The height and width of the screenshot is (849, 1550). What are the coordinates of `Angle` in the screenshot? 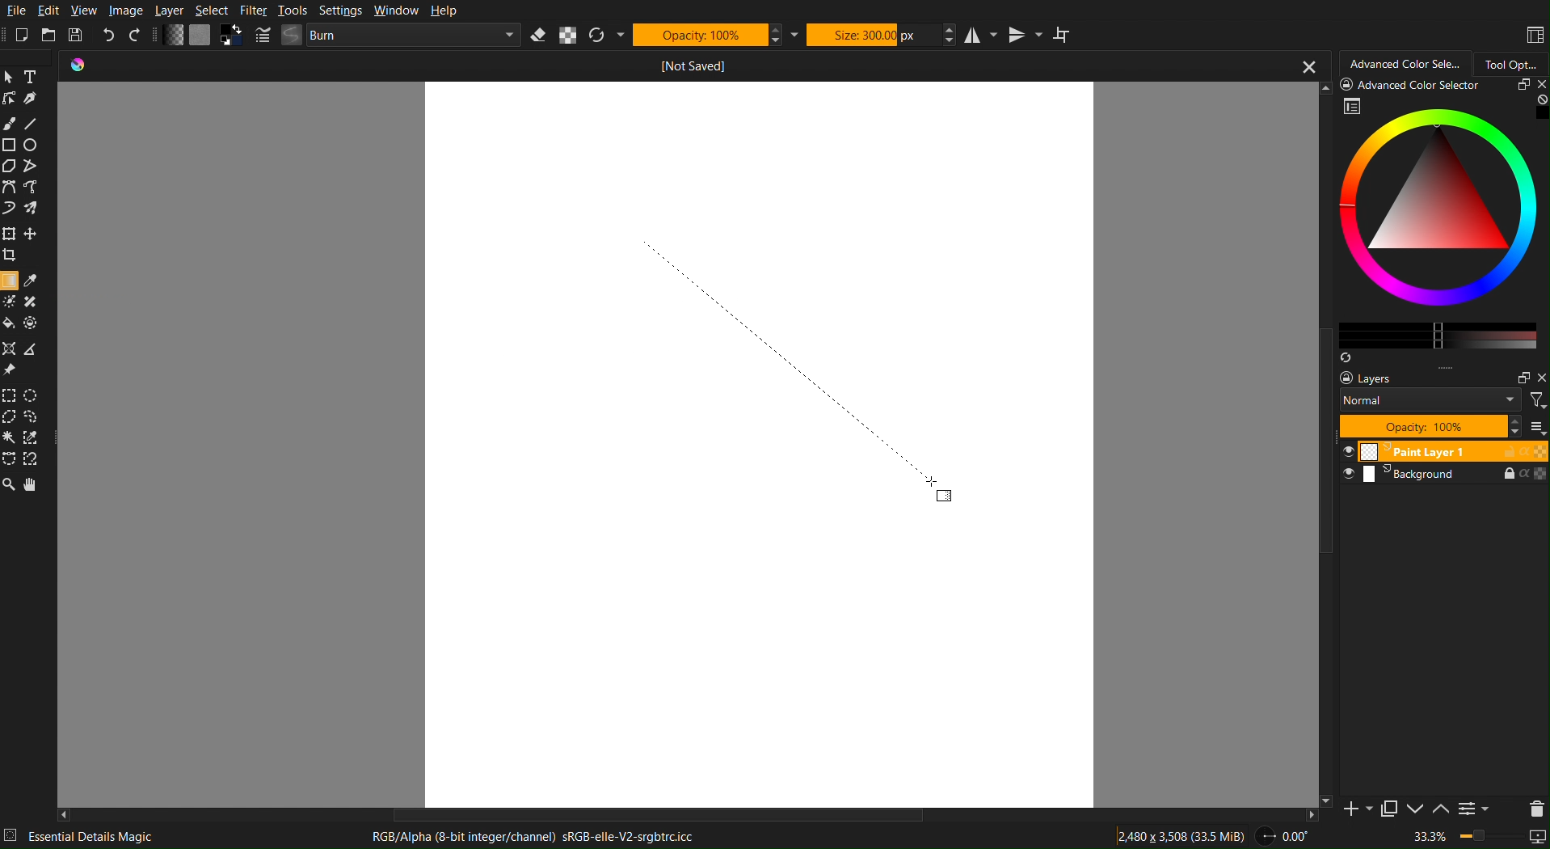 It's located at (1283, 836).